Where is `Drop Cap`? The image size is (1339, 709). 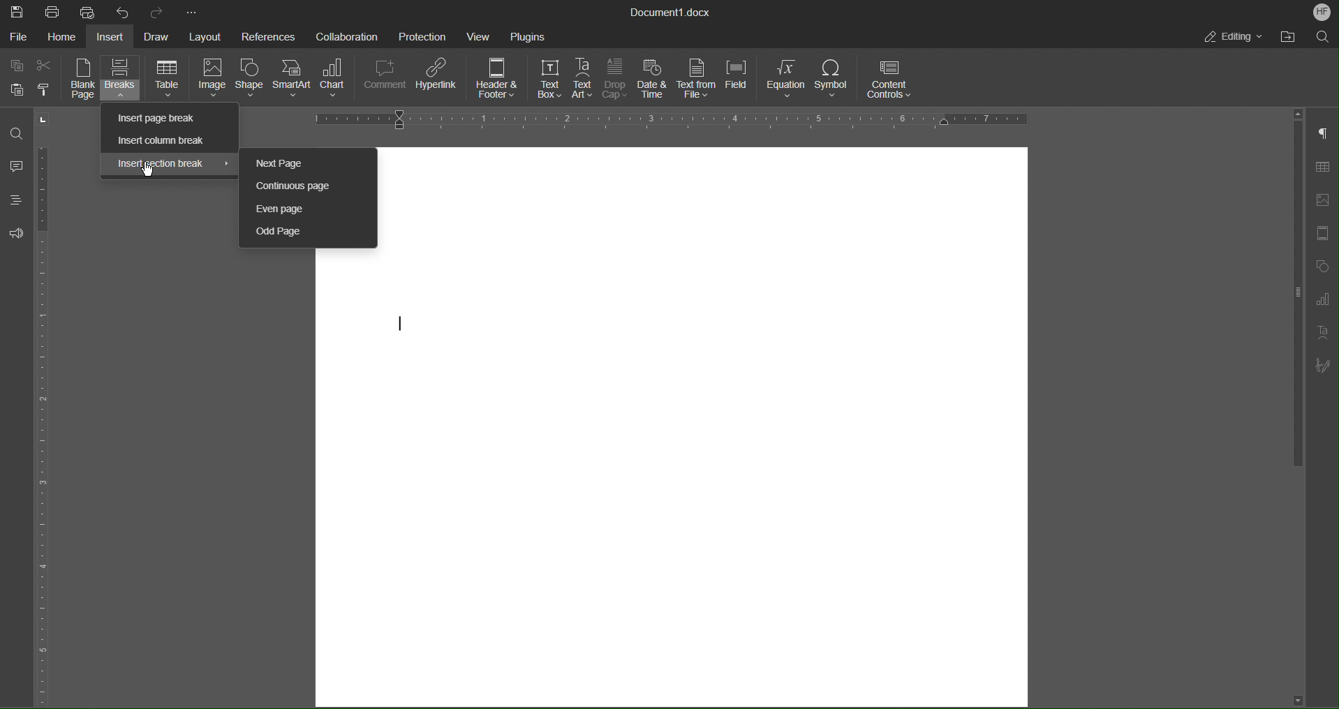 Drop Cap is located at coordinates (616, 80).